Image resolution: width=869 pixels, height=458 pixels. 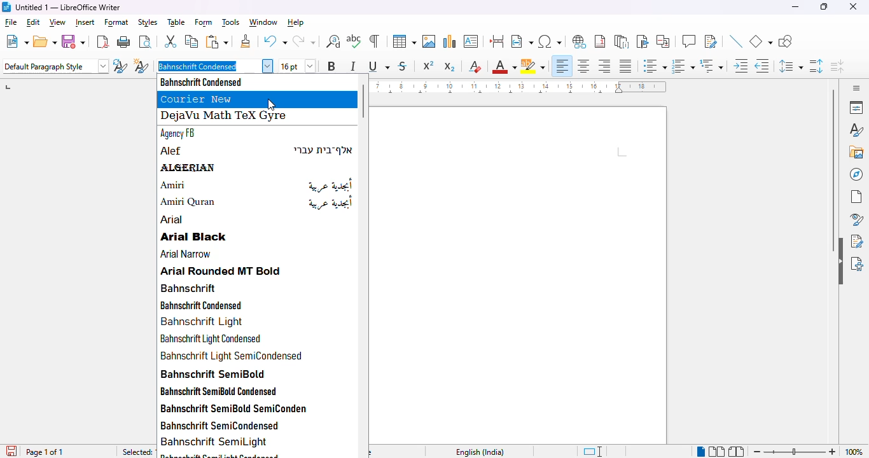 What do you see at coordinates (833, 172) in the screenshot?
I see `vertical scroll bar` at bounding box center [833, 172].